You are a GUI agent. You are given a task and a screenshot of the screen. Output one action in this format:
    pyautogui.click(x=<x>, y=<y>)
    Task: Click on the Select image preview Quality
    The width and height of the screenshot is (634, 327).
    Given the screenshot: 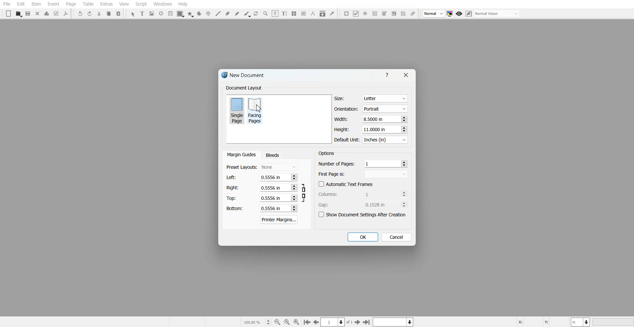 What is the action you would take?
    pyautogui.click(x=434, y=14)
    